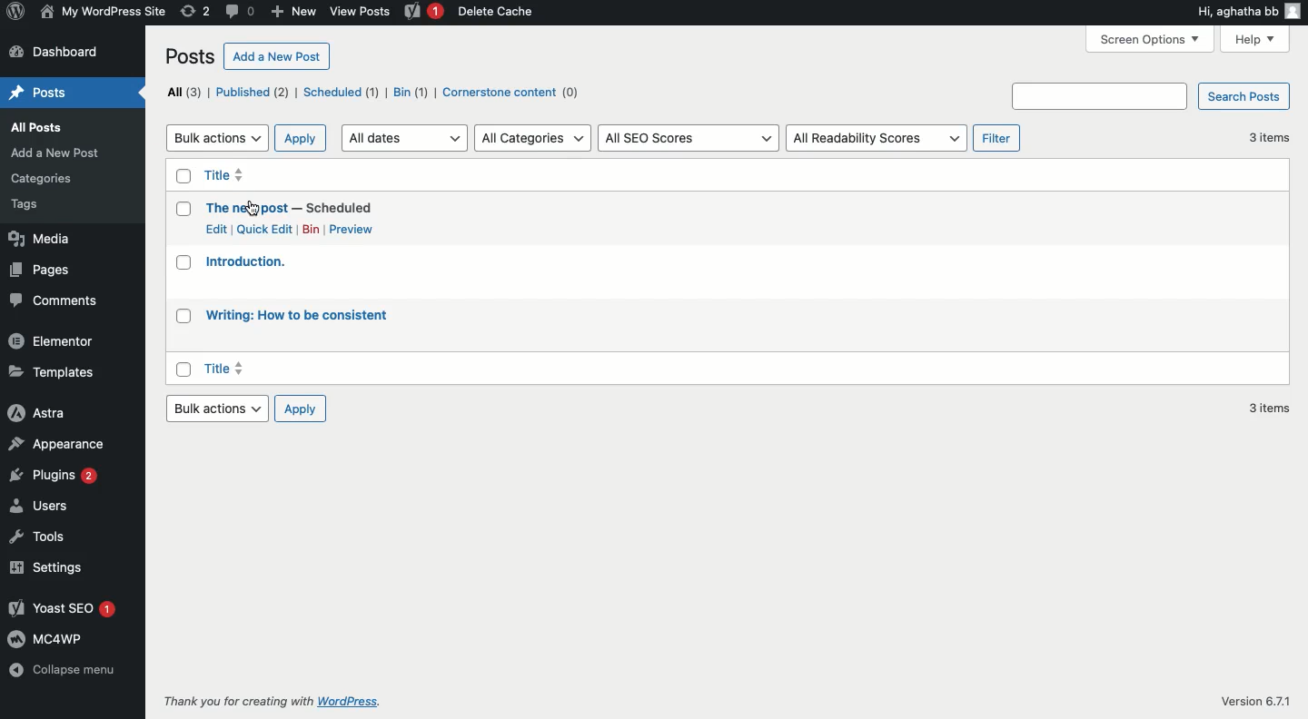  Describe the element at coordinates (253, 209) in the screenshot. I see `cursor` at that location.